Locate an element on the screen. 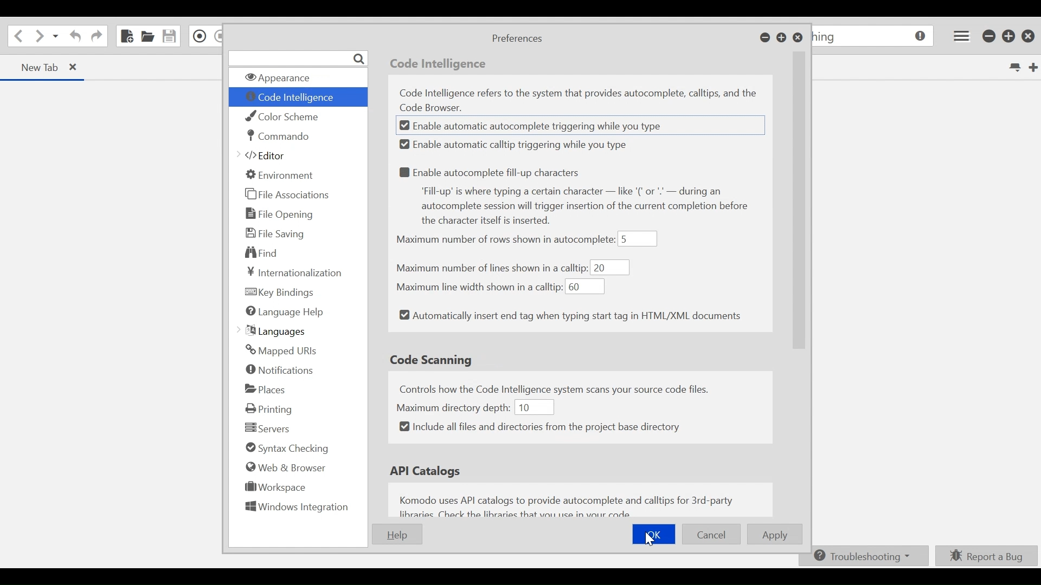  cursor is located at coordinates (653, 542).